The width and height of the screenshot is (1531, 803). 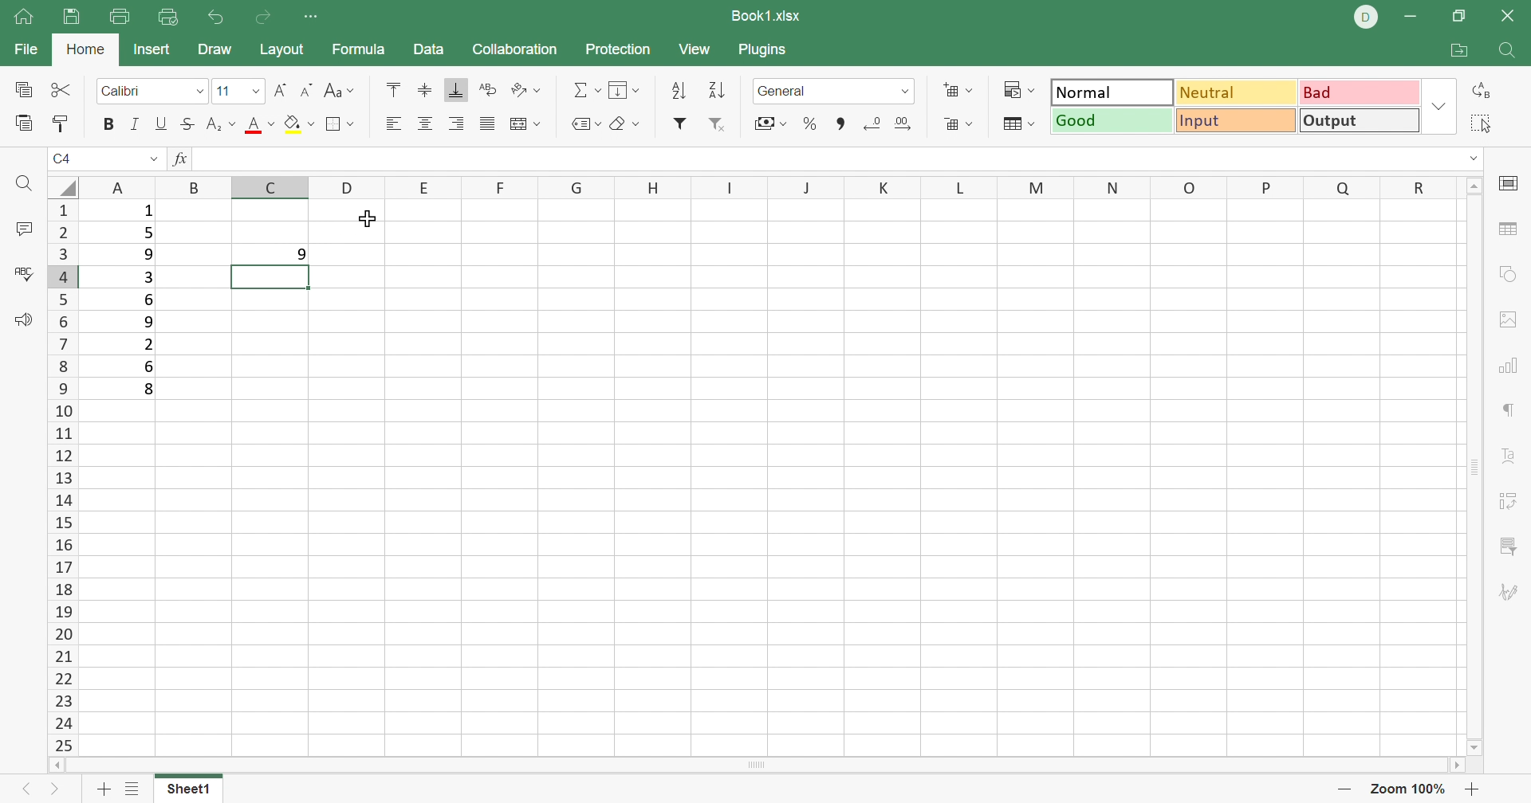 I want to click on Scroll Left, so click(x=61, y=764).